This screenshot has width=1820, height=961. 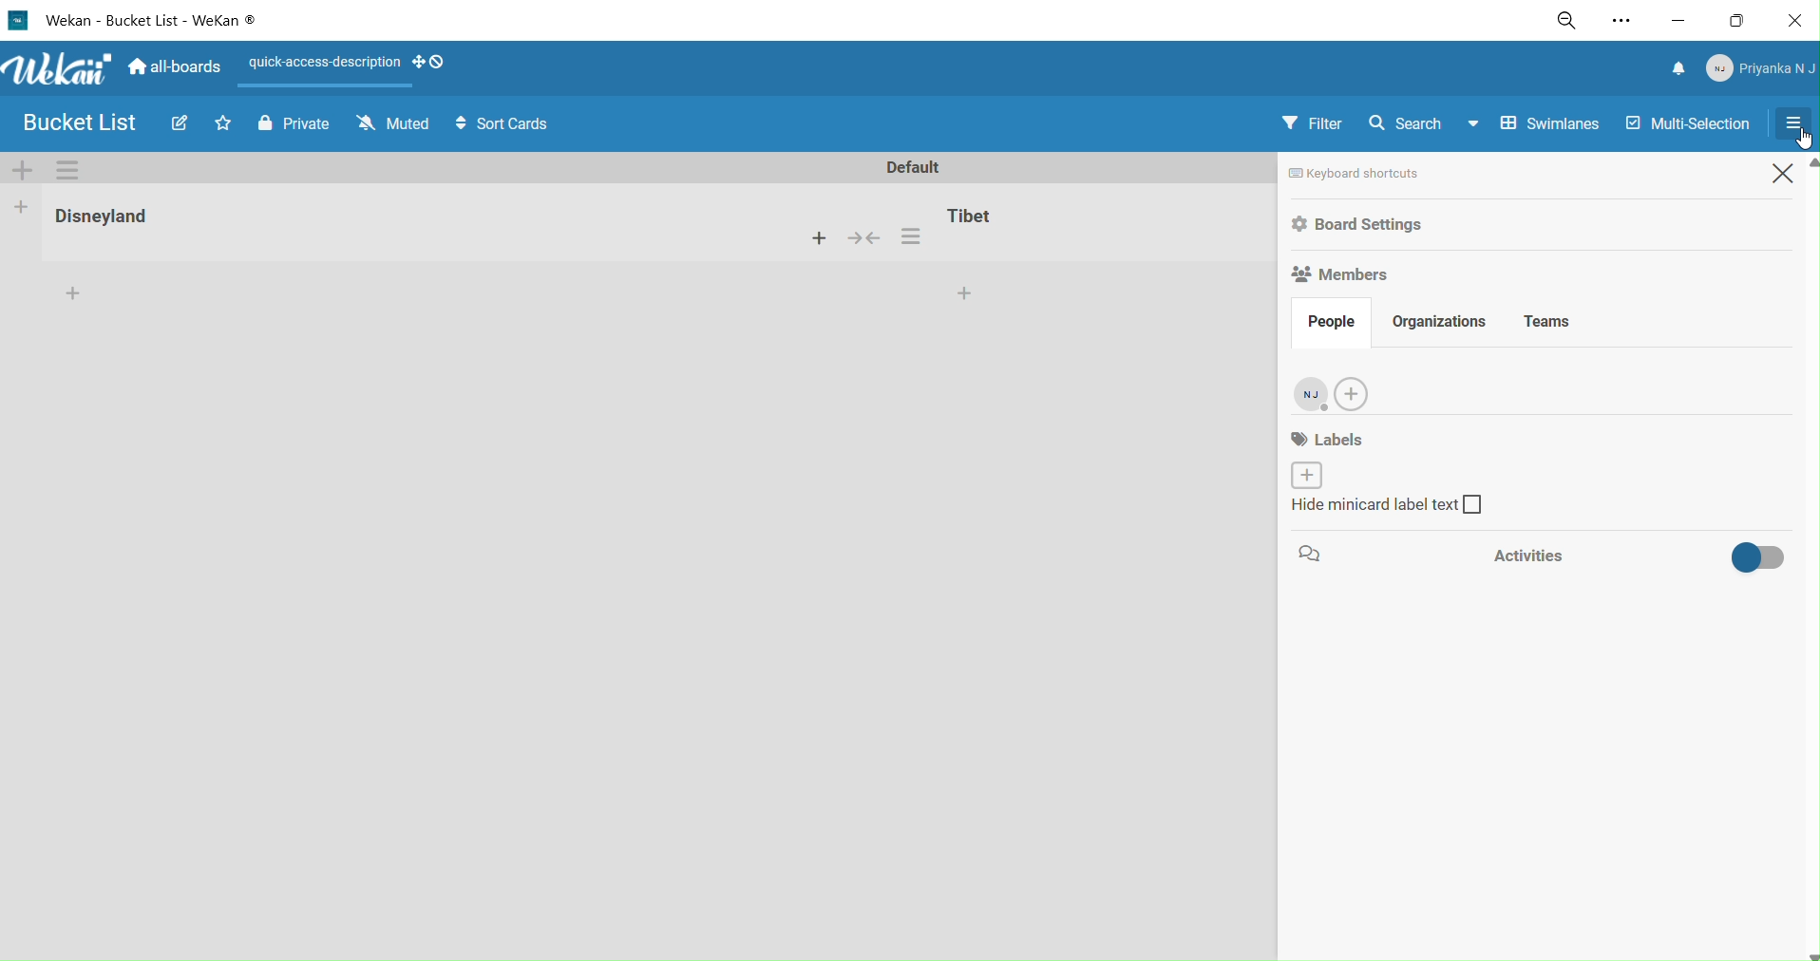 I want to click on logo, so click(x=19, y=20).